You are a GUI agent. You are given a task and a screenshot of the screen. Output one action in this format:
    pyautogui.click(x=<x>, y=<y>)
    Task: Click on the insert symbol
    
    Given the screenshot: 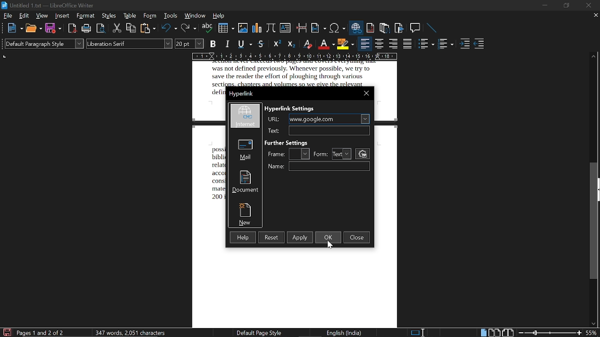 What is the action you would take?
    pyautogui.click(x=337, y=29)
    